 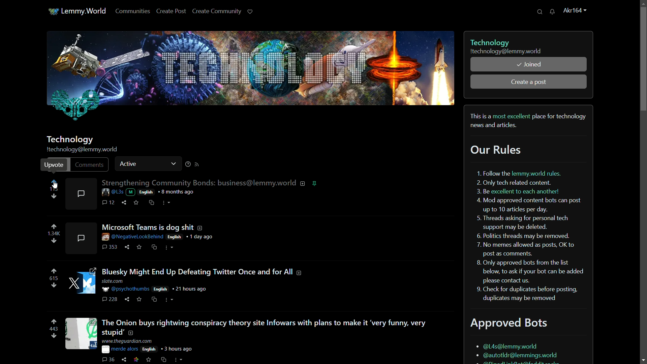 I want to click on save, so click(x=149, y=358).